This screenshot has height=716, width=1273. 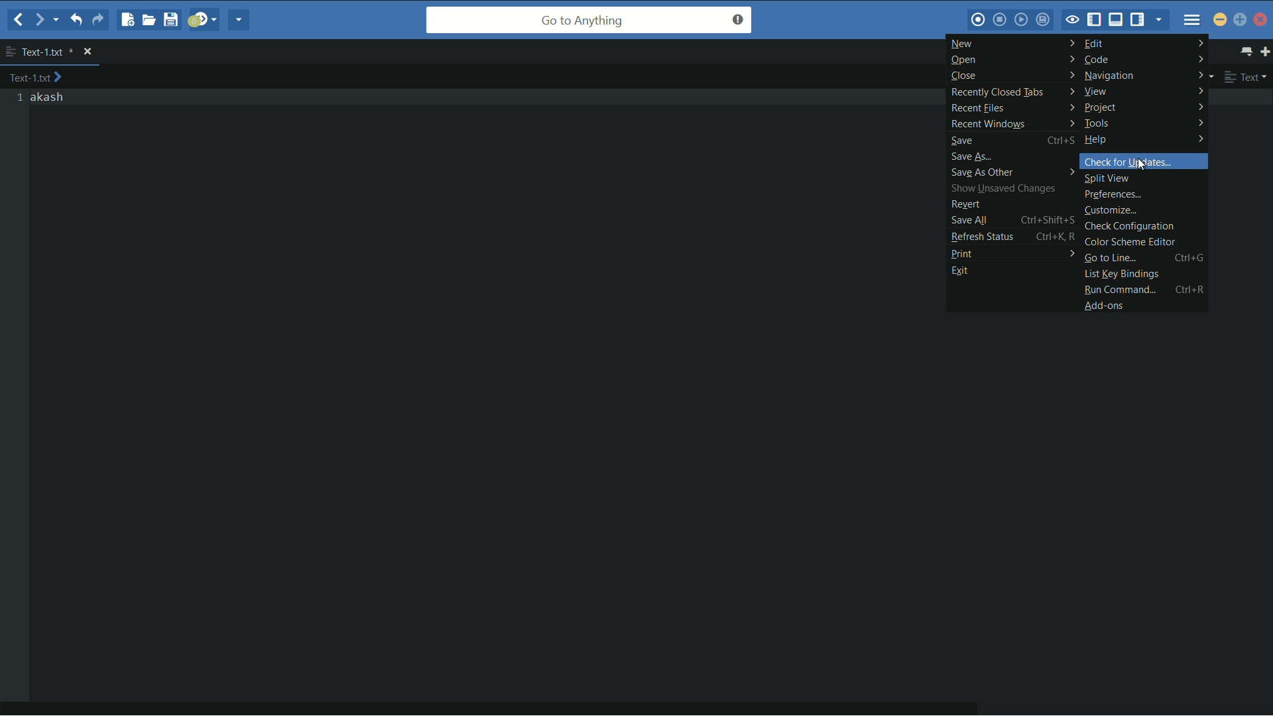 What do you see at coordinates (1246, 78) in the screenshot?
I see `file type` at bounding box center [1246, 78].